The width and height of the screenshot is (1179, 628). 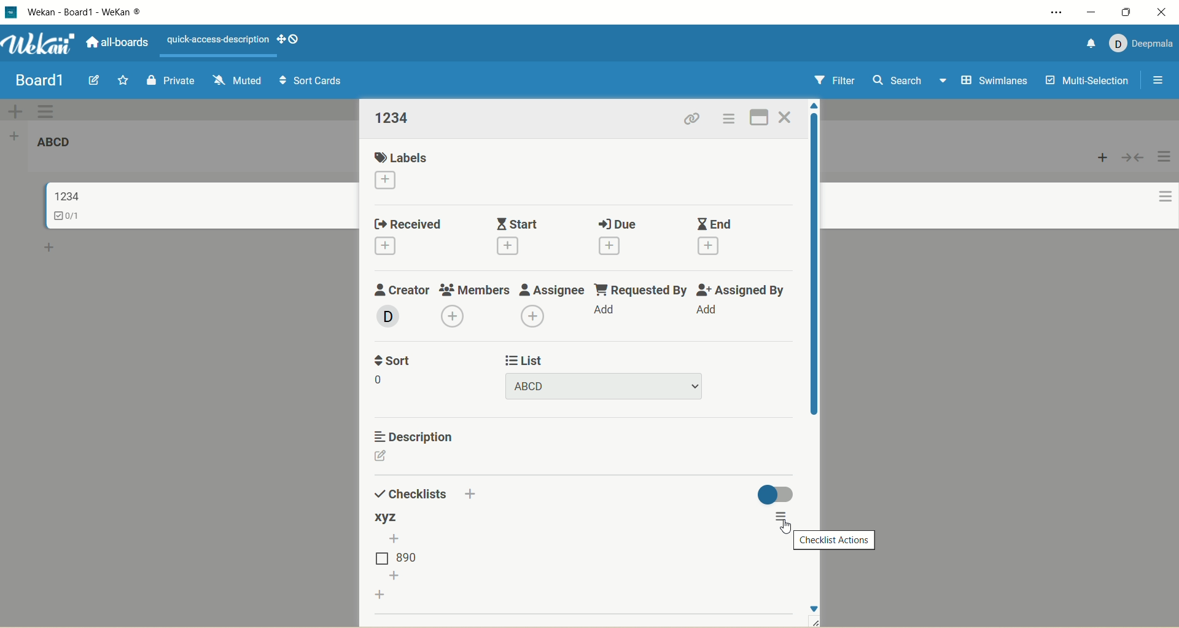 I want to click on collapse, so click(x=1134, y=157).